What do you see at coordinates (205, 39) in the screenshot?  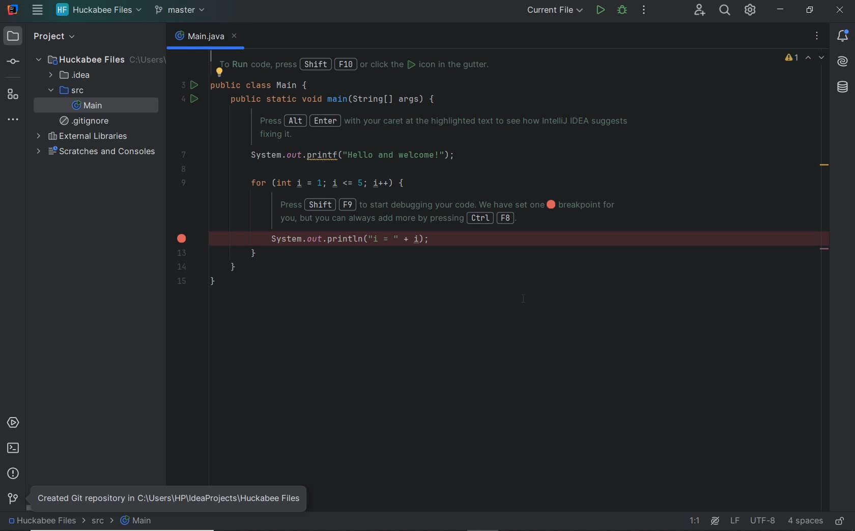 I see `main.java` at bounding box center [205, 39].